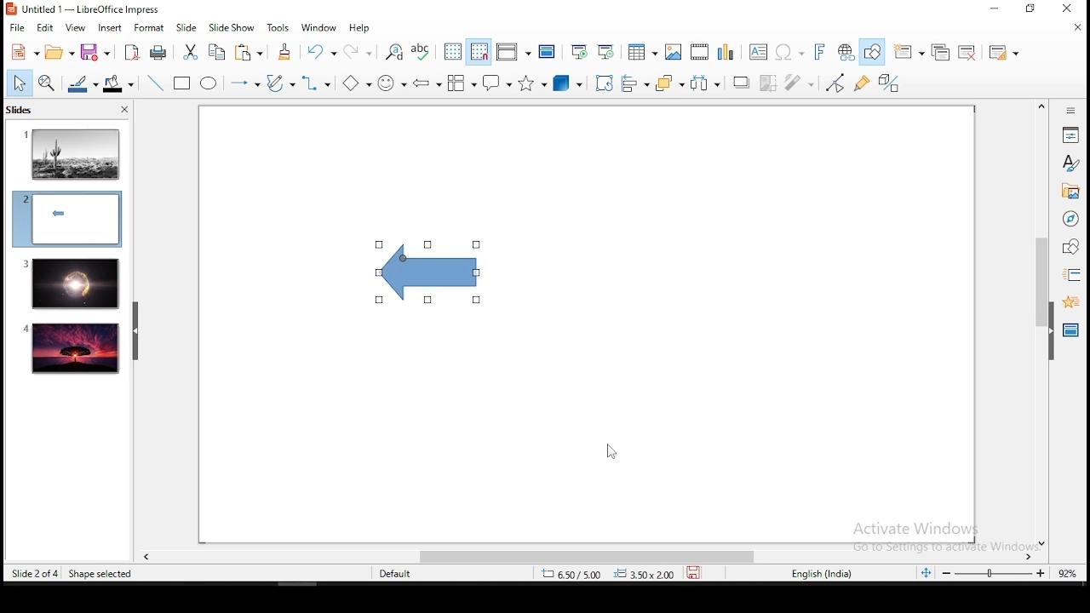 The height and width of the screenshot is (613, 1090). I want to click on 3D objects, so click(565, 84).